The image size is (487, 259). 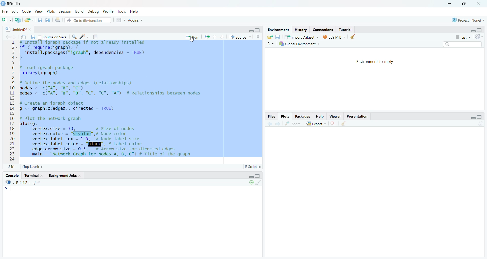 I want to click on minimise, so click(x=471, y=118).